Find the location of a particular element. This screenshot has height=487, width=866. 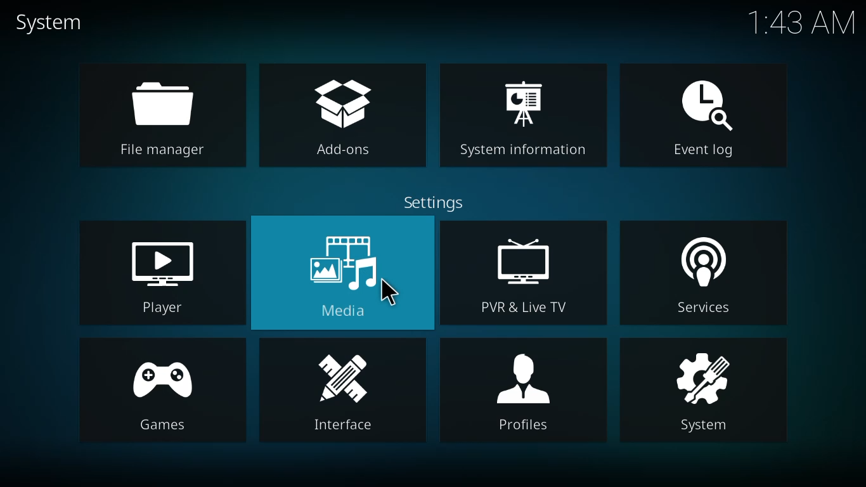

system is located at coordinates (51, 22).